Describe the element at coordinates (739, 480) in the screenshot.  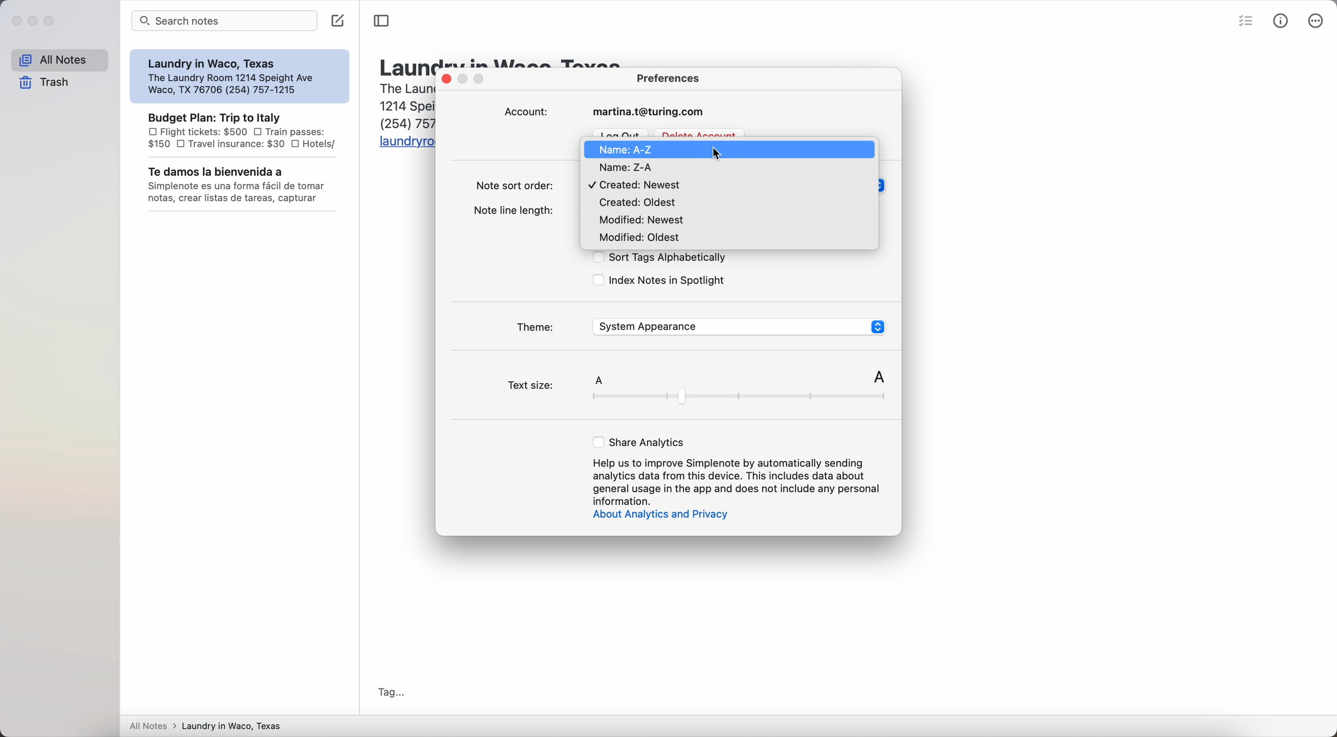
I see `Help us to improve Simplenote by automatically sending analytics data from this devices.` at that location.